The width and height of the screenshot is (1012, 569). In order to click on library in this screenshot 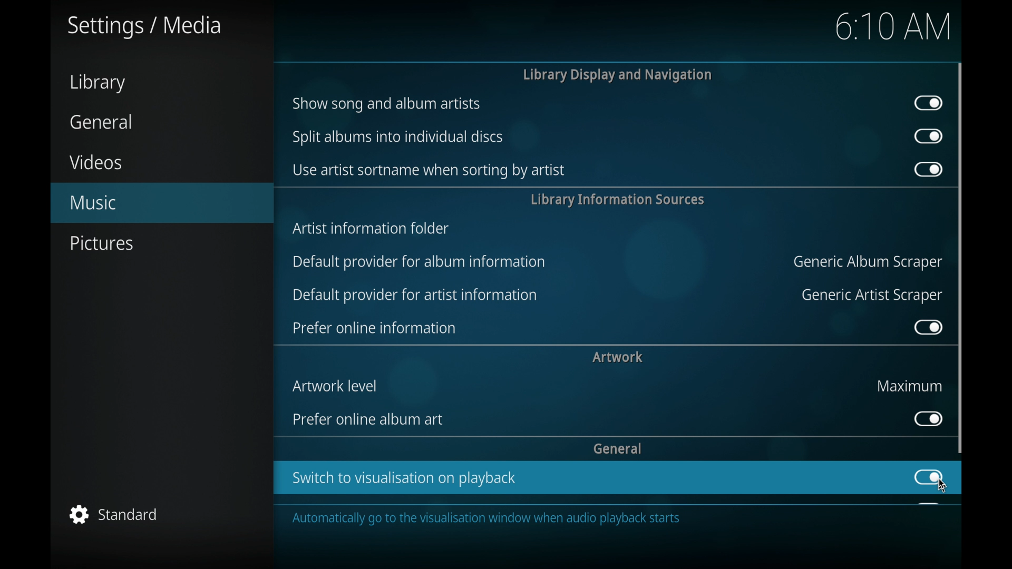, I will do `click(97, 83)`.